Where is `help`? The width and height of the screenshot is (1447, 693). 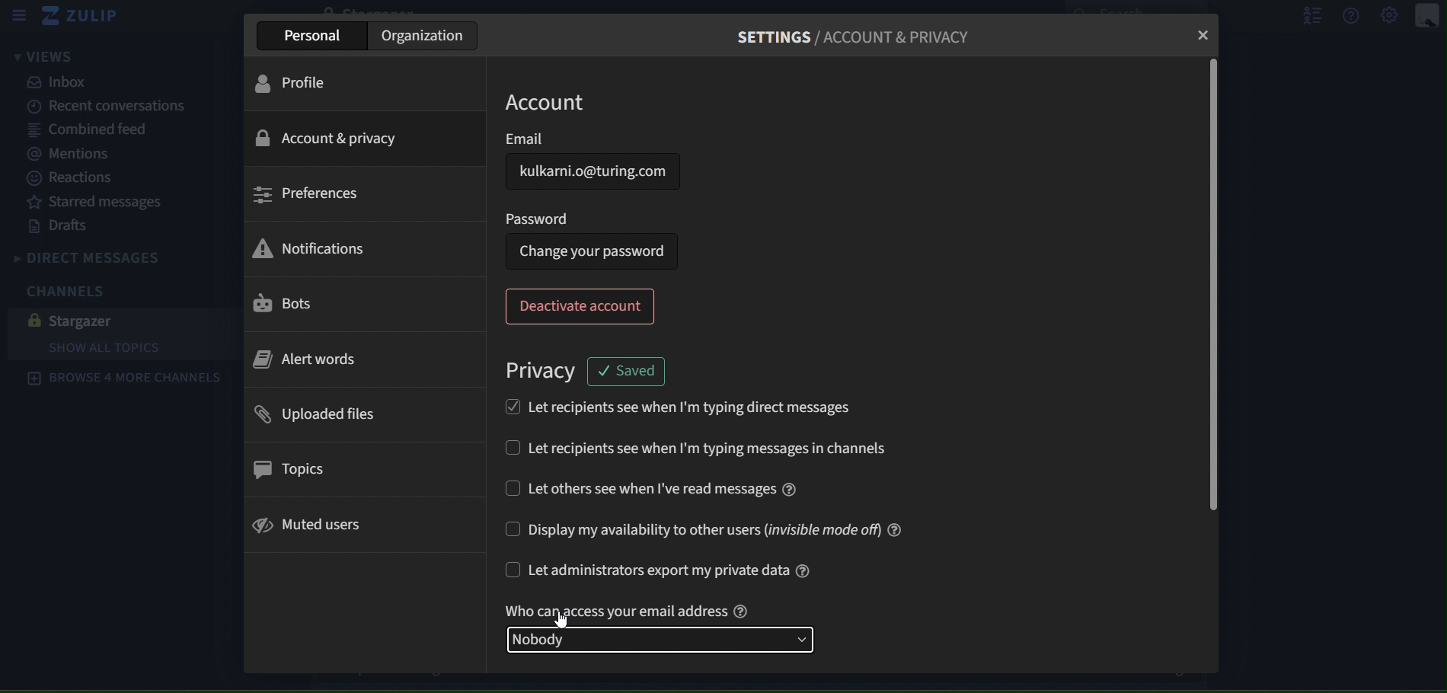 help is located at coordinates (1353, 15).